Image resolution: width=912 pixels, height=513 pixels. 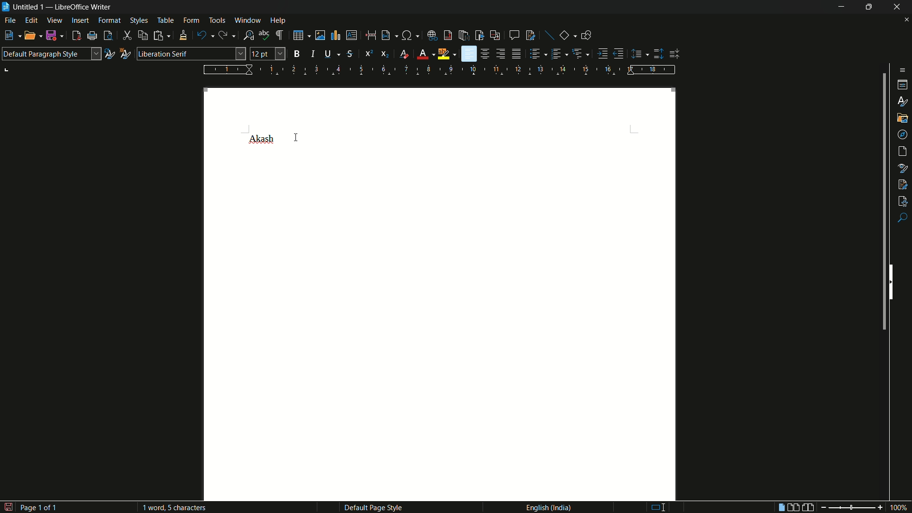 What do you see at coordinates (898, 7) in the screenshot?
I see `close app` at bounding box center [898, 7].